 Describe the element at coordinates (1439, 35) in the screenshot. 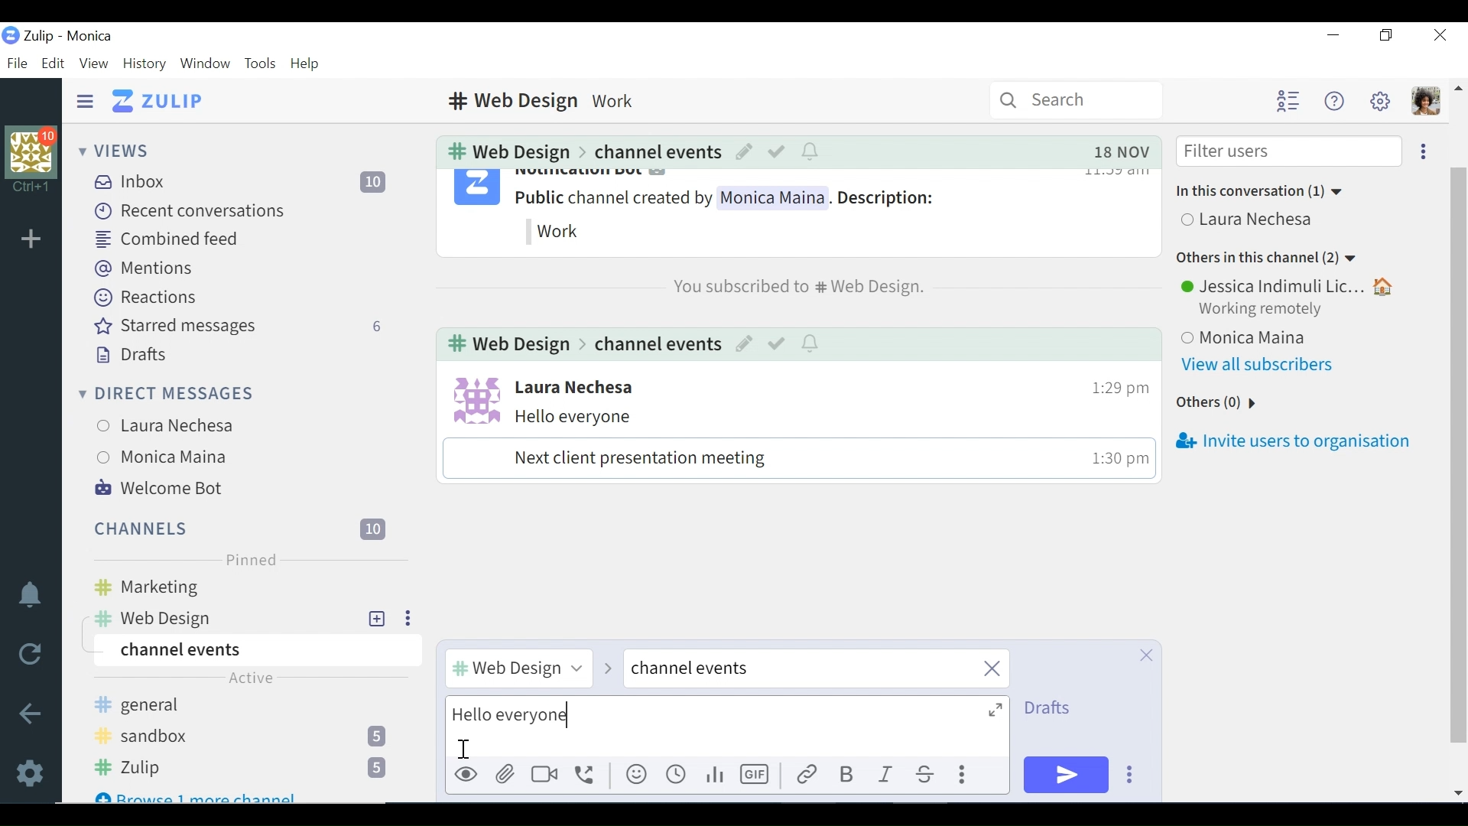

I see `Close` at that location.